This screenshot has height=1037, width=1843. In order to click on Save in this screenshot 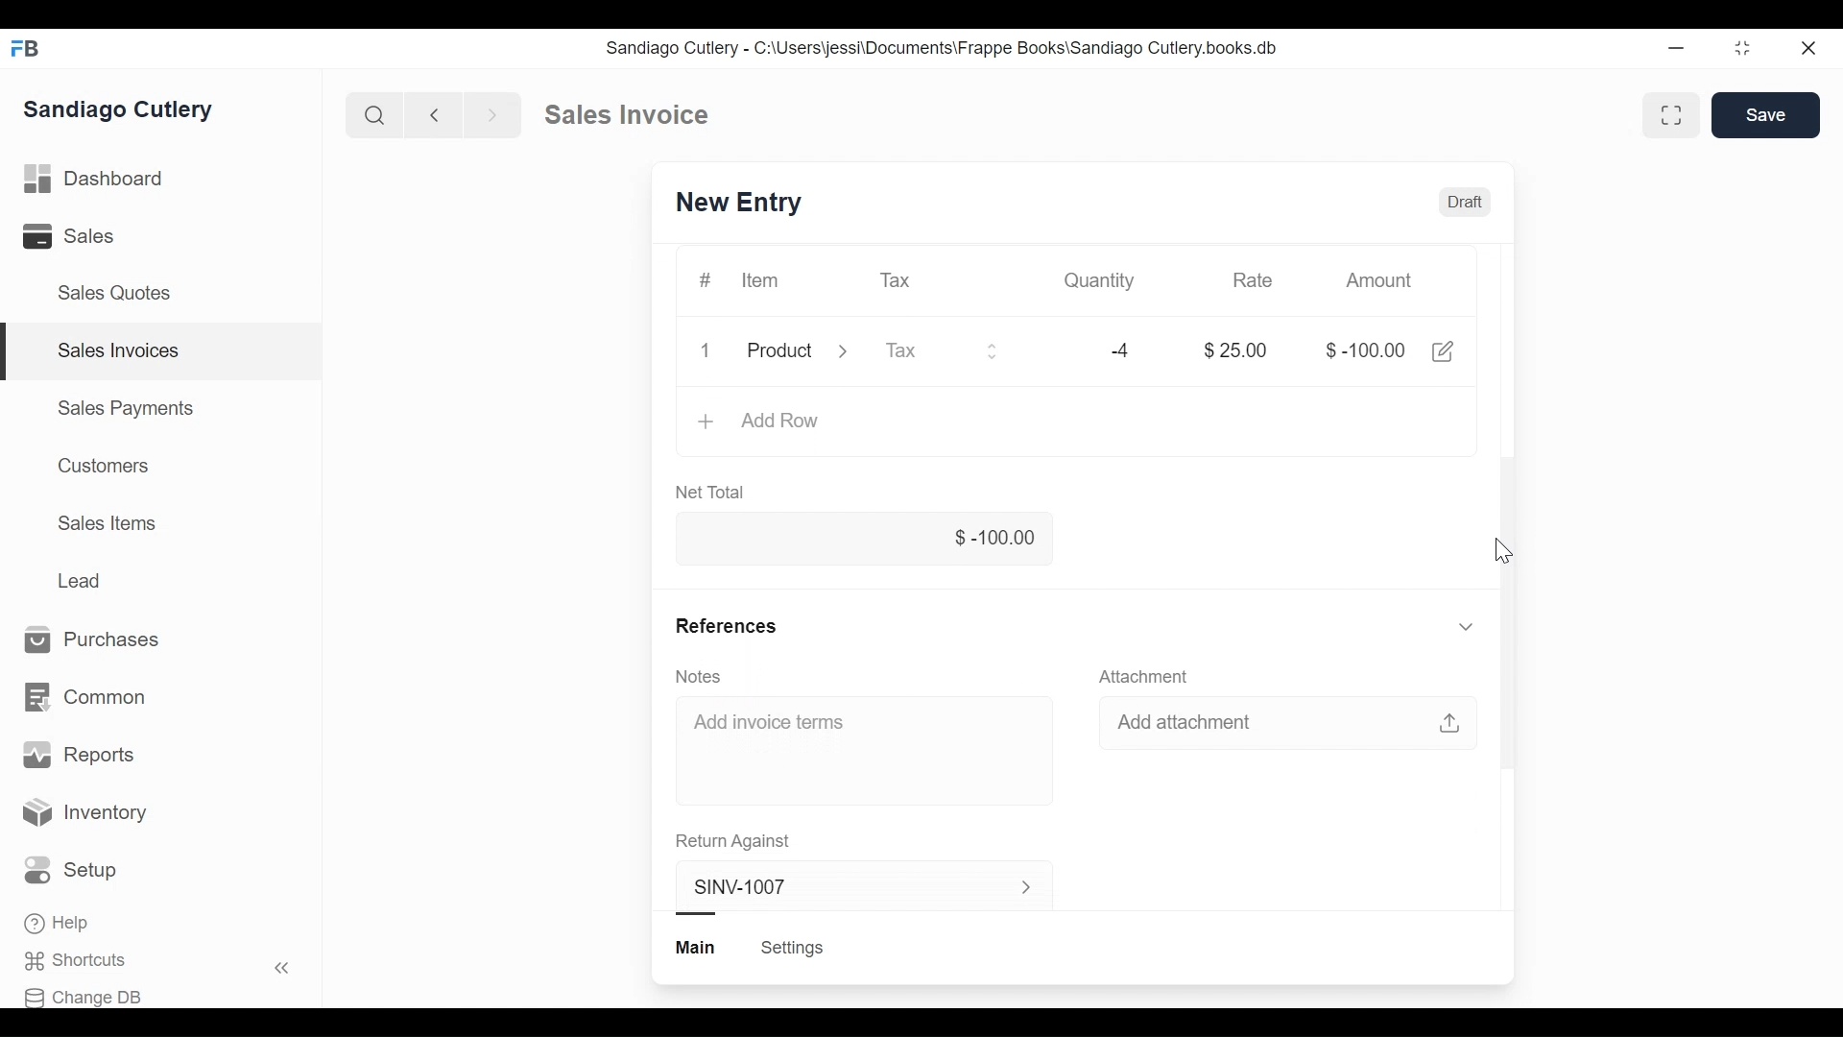, I will do `click(1766, 115)`.